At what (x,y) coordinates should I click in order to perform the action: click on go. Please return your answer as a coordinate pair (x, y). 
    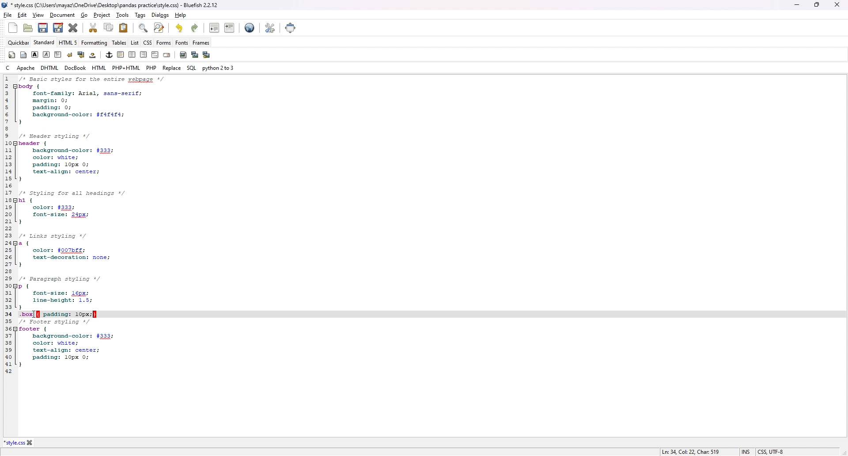
    Looking at the image, I should click on (84, 15).